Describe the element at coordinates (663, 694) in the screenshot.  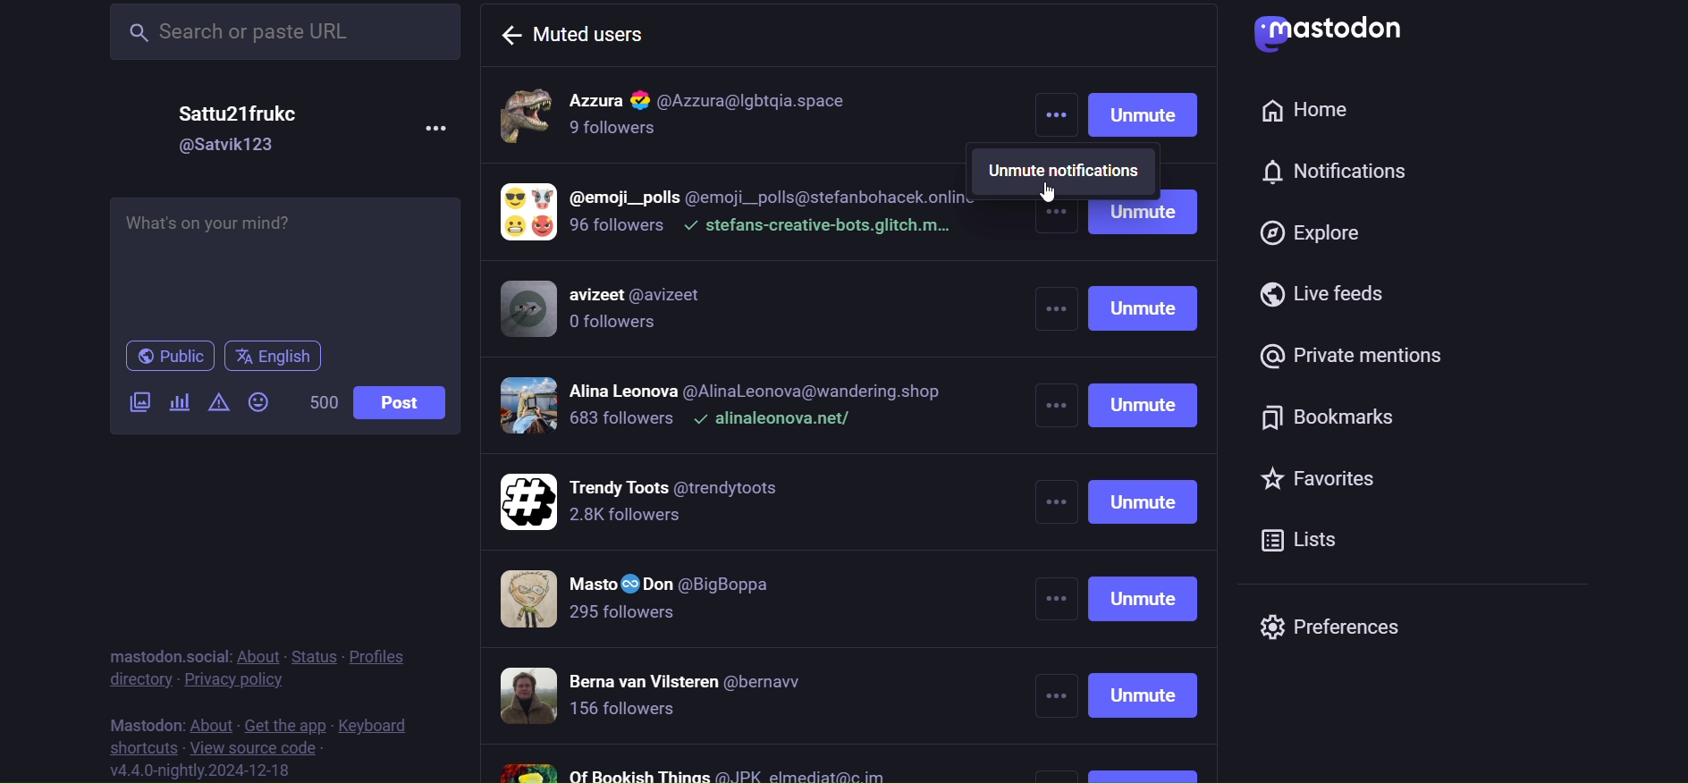
I see `muted accounts 7` at that location.